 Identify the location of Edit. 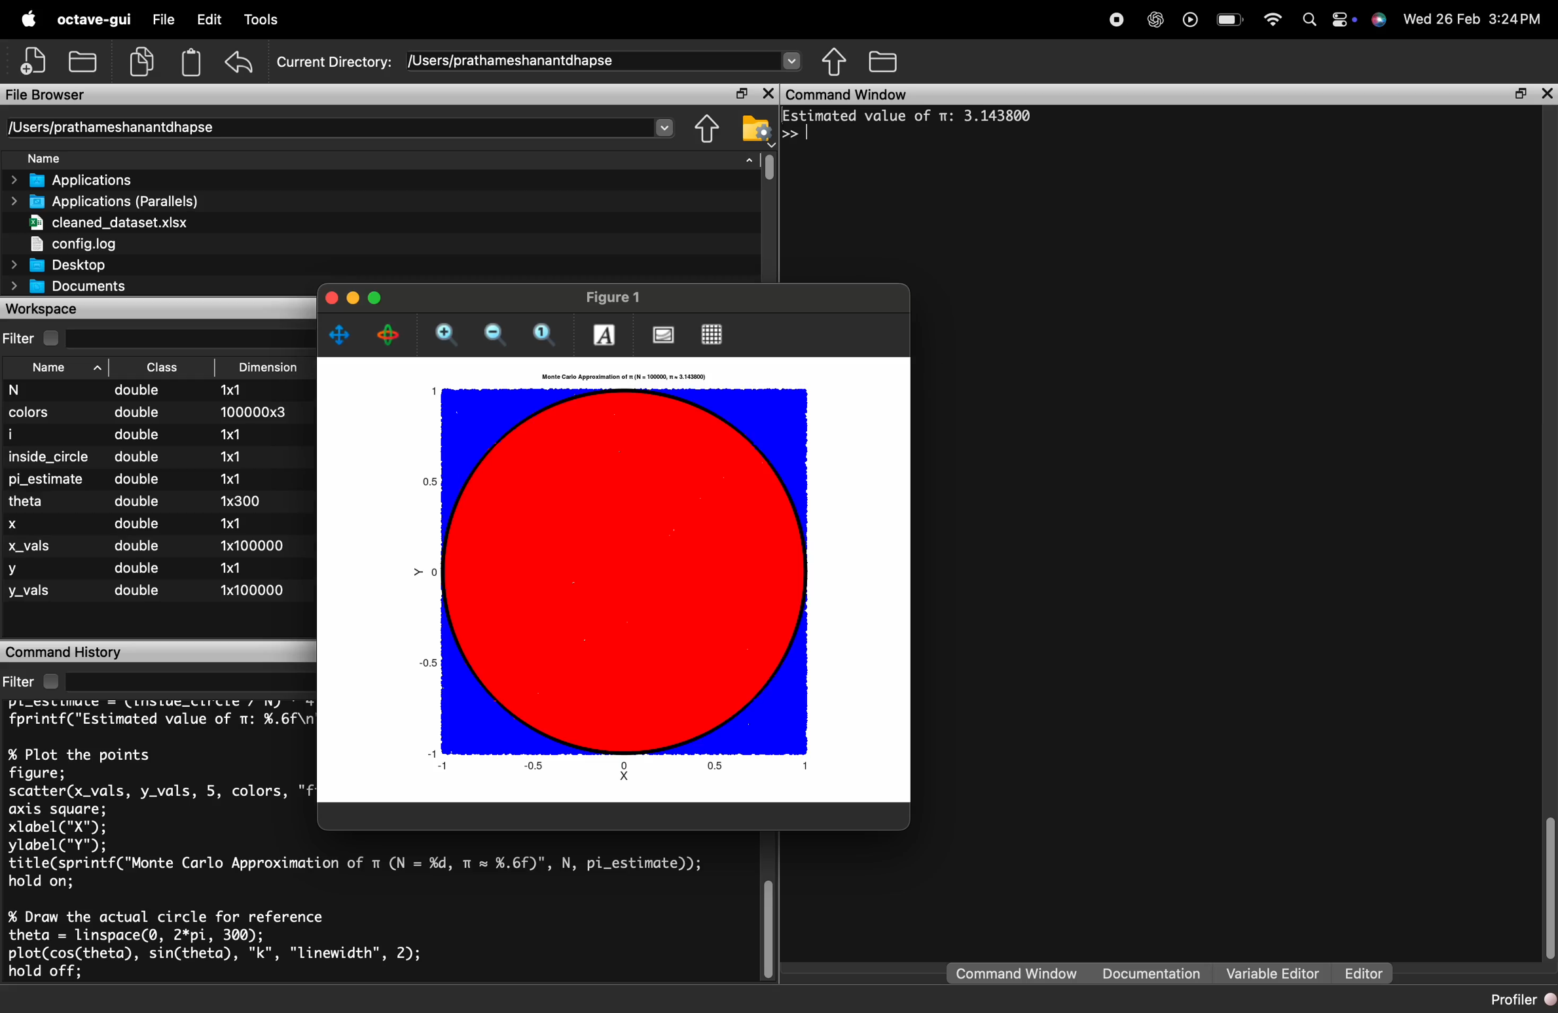
(208, 22).